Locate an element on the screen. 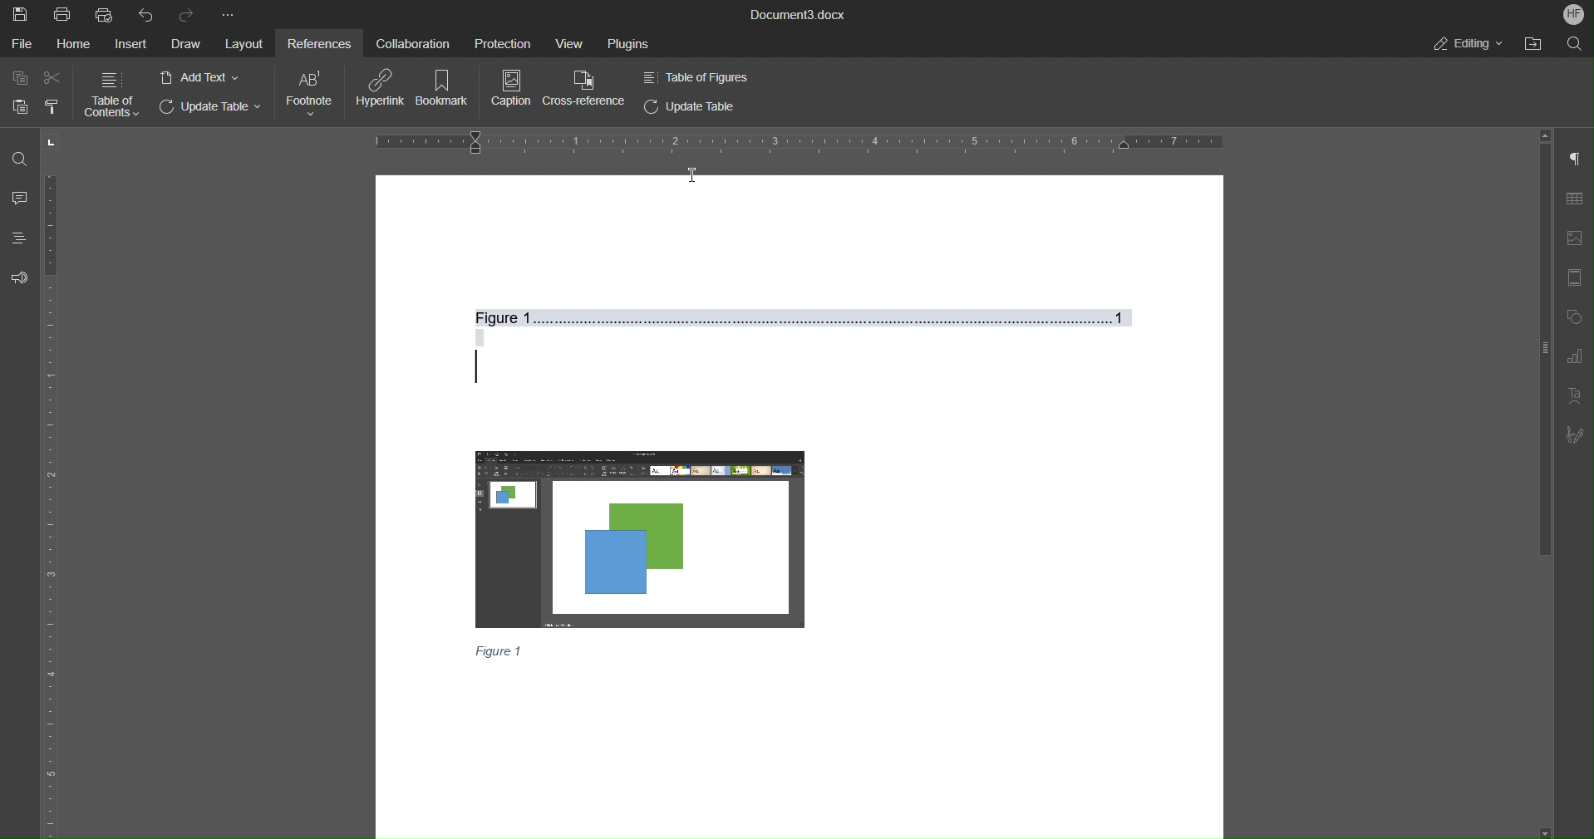 This screenshot has width=1594, height=839. Add Text is located at coordinates (201, 77).